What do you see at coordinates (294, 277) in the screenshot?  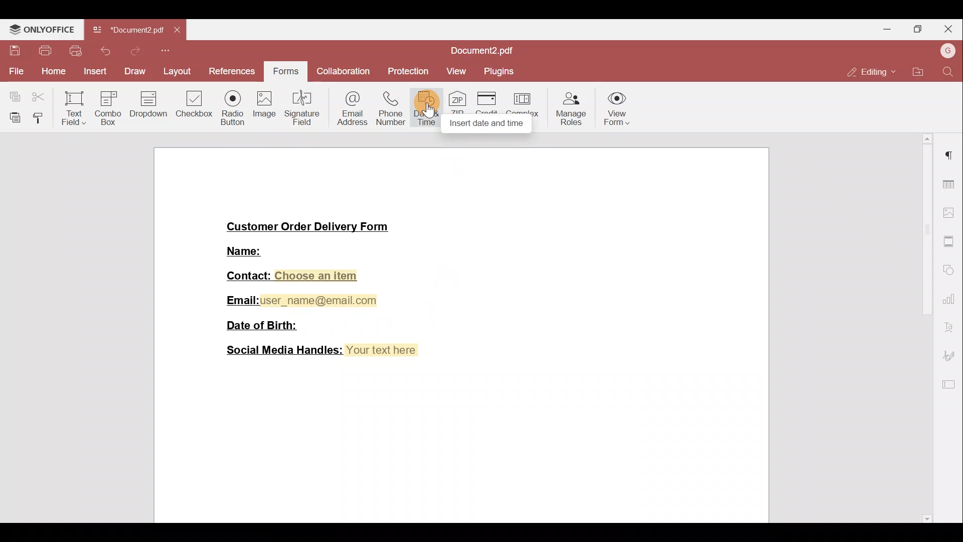 I see `Contact: Choose an item` at bounding box center [294, 277].